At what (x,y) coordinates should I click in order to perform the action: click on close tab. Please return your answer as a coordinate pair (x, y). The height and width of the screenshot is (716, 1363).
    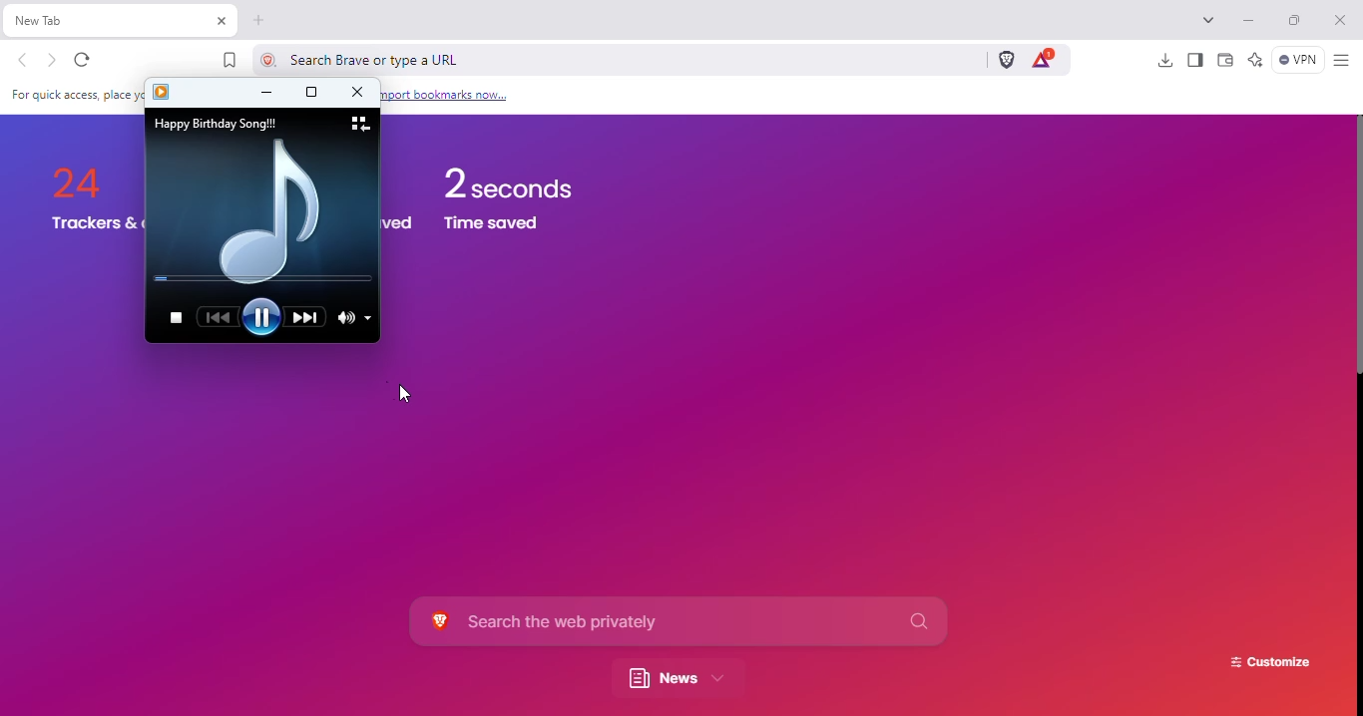
    Looking at the image, I should click on (222, 21).